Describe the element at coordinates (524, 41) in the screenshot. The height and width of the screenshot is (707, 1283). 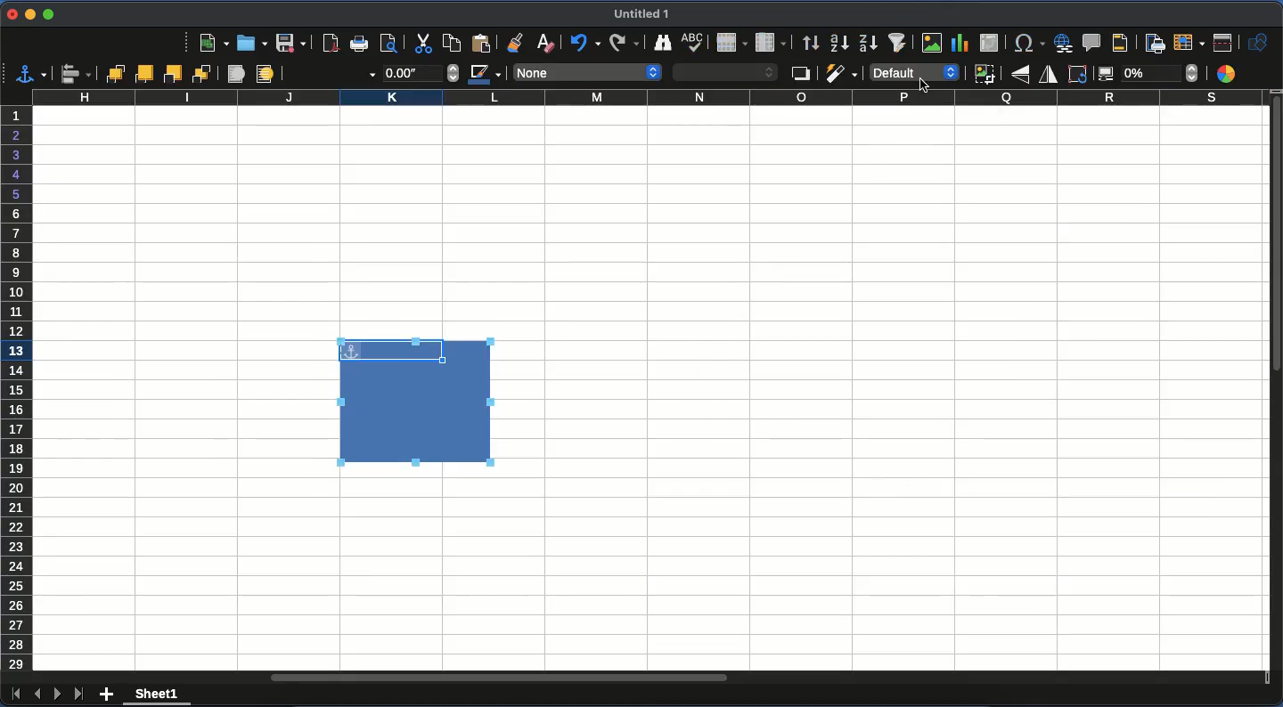
I see `clone formatting` at that location.